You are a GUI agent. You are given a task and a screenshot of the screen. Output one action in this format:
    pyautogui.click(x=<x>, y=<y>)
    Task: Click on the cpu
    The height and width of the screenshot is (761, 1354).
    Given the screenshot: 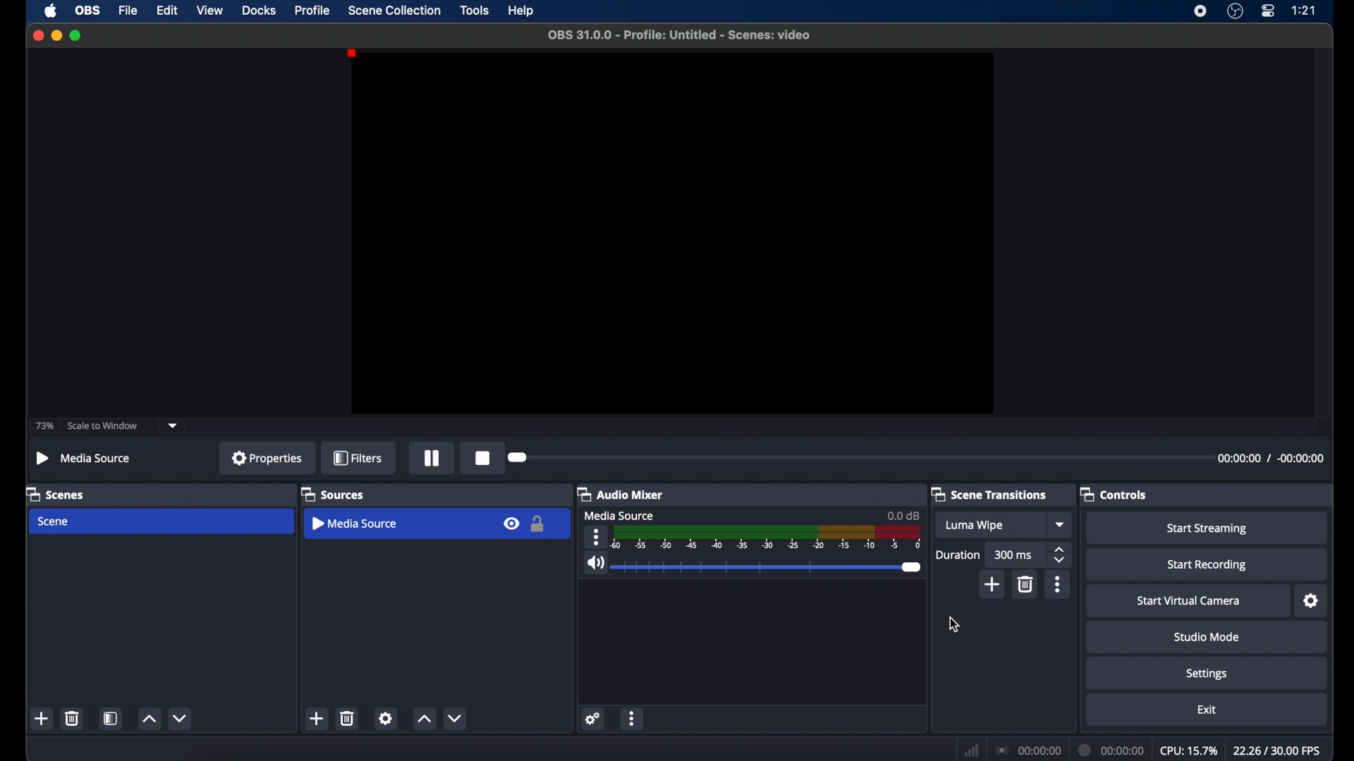 What is the action you would take?
    pyautogui.click(x=1188, y=750)
    